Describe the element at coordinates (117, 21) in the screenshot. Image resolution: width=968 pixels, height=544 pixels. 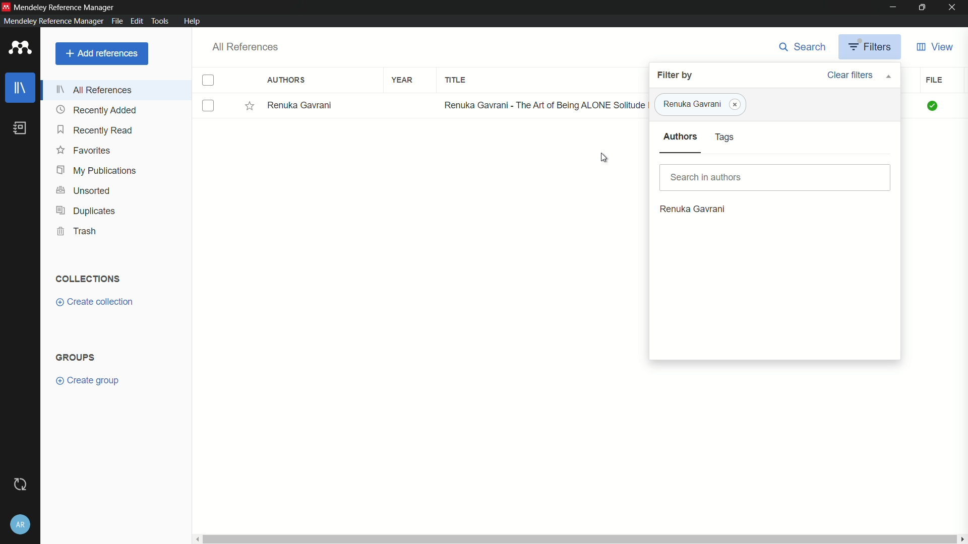
I see `file menu` at that location.